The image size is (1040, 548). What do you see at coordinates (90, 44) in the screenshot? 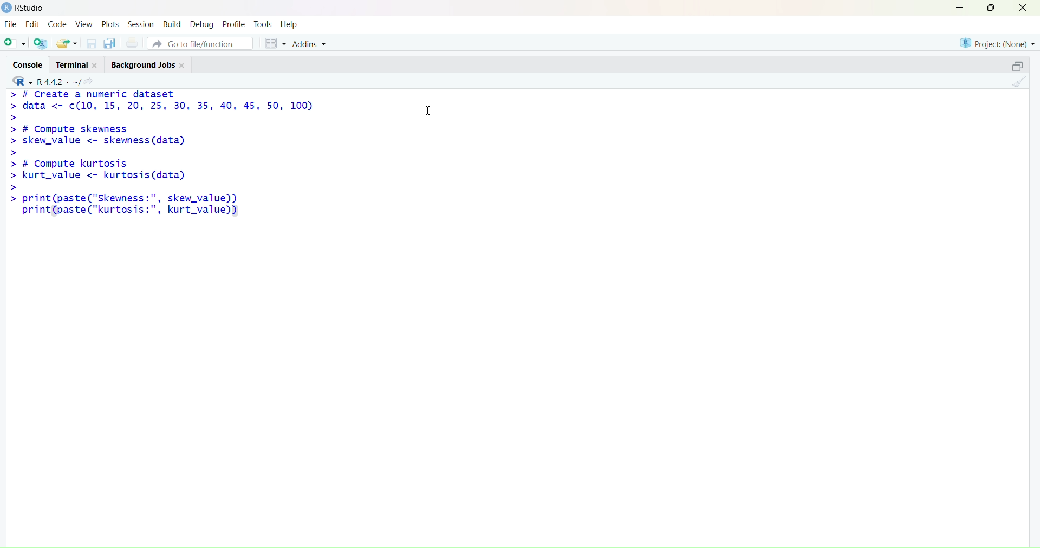
I see `Save current document (Ctrl + S)` at bounding box center [90, 44].